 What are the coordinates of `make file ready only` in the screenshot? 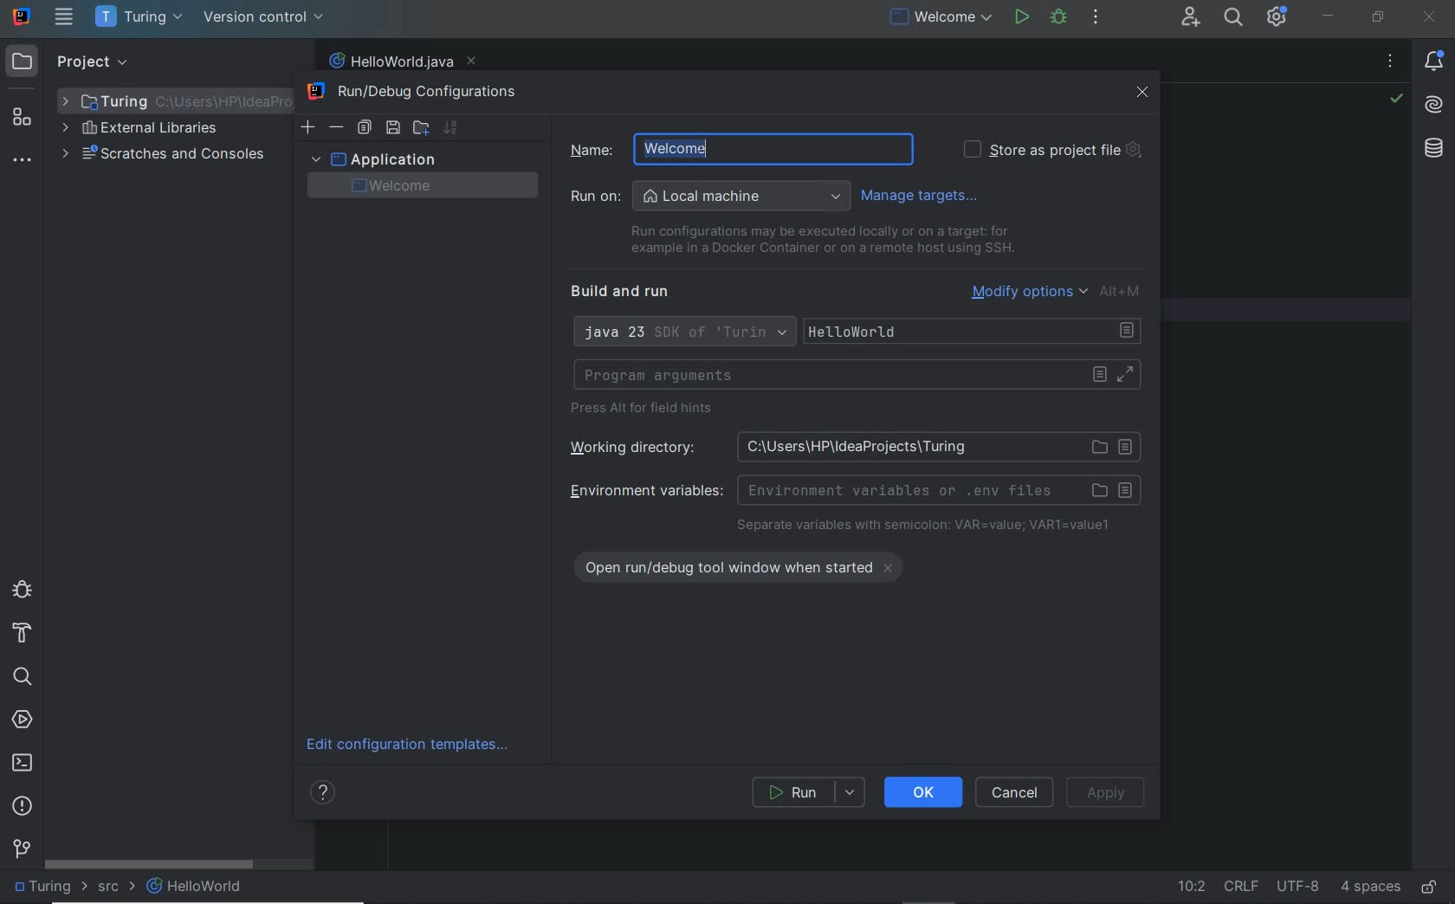 It's located at (1430, 888).